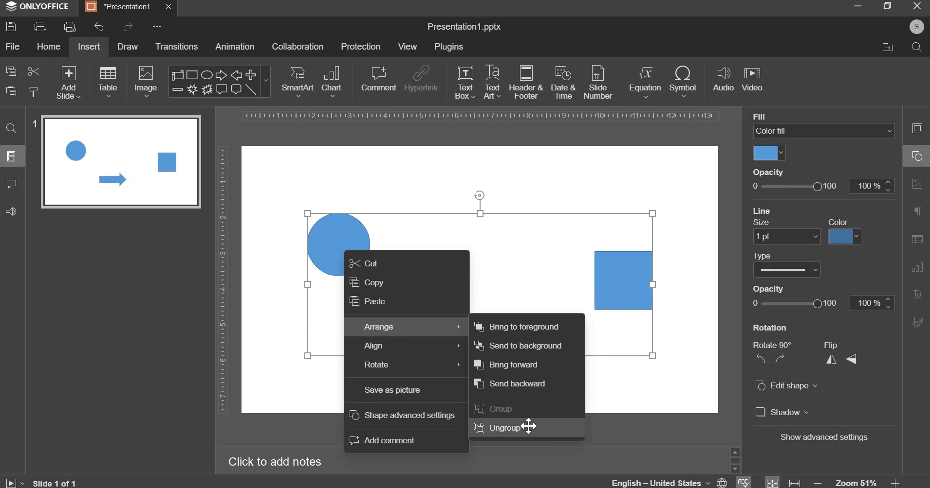 The image size is (930, 488). What do you see at coordinates (786, 386) in the screenshot?
I see `edit shape` at bounding box center [786, 386].